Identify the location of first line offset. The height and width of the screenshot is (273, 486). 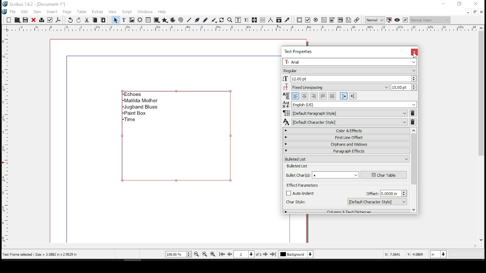
(350, 137).